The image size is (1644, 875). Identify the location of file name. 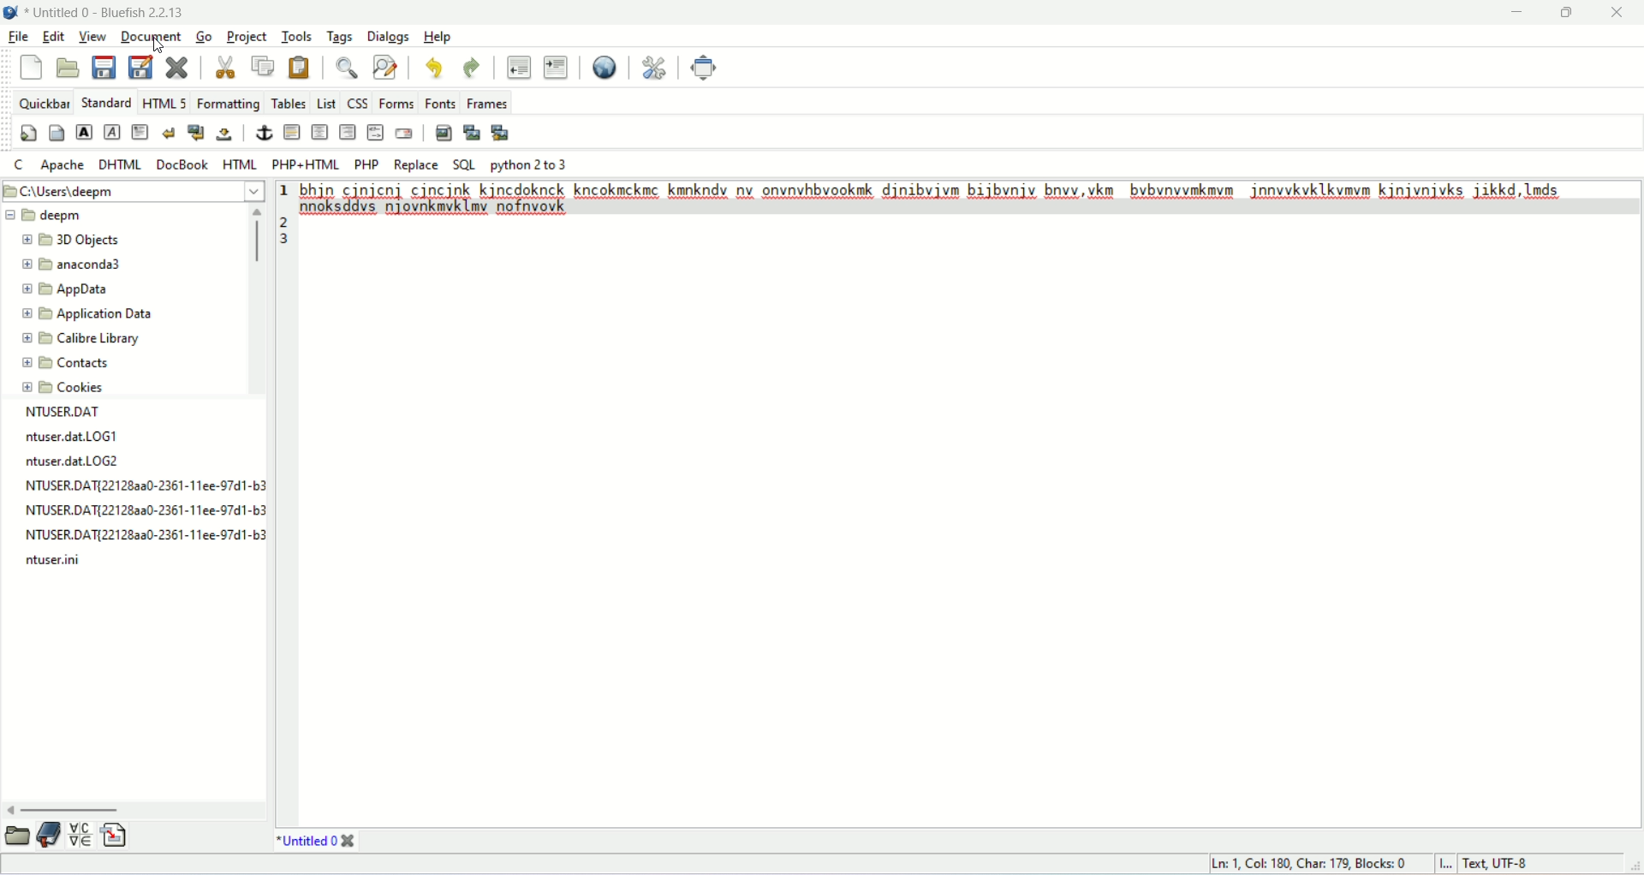
(97, 438).